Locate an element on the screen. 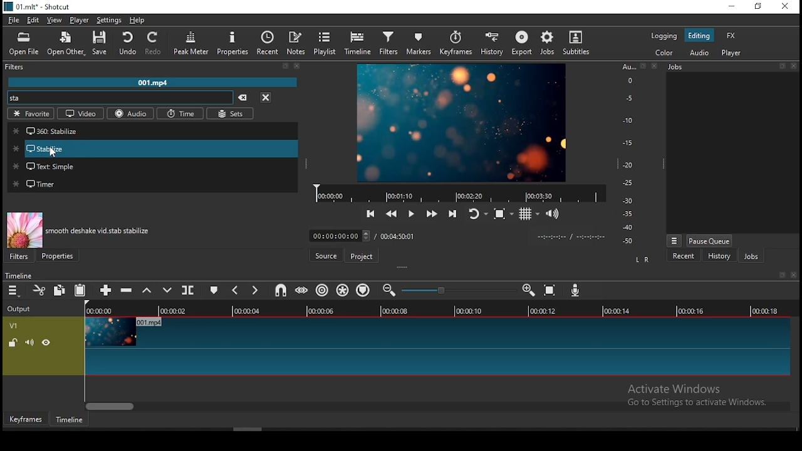 The height and width of the screenshot is (451, 802). timeline is located at coordinates (68, 420).